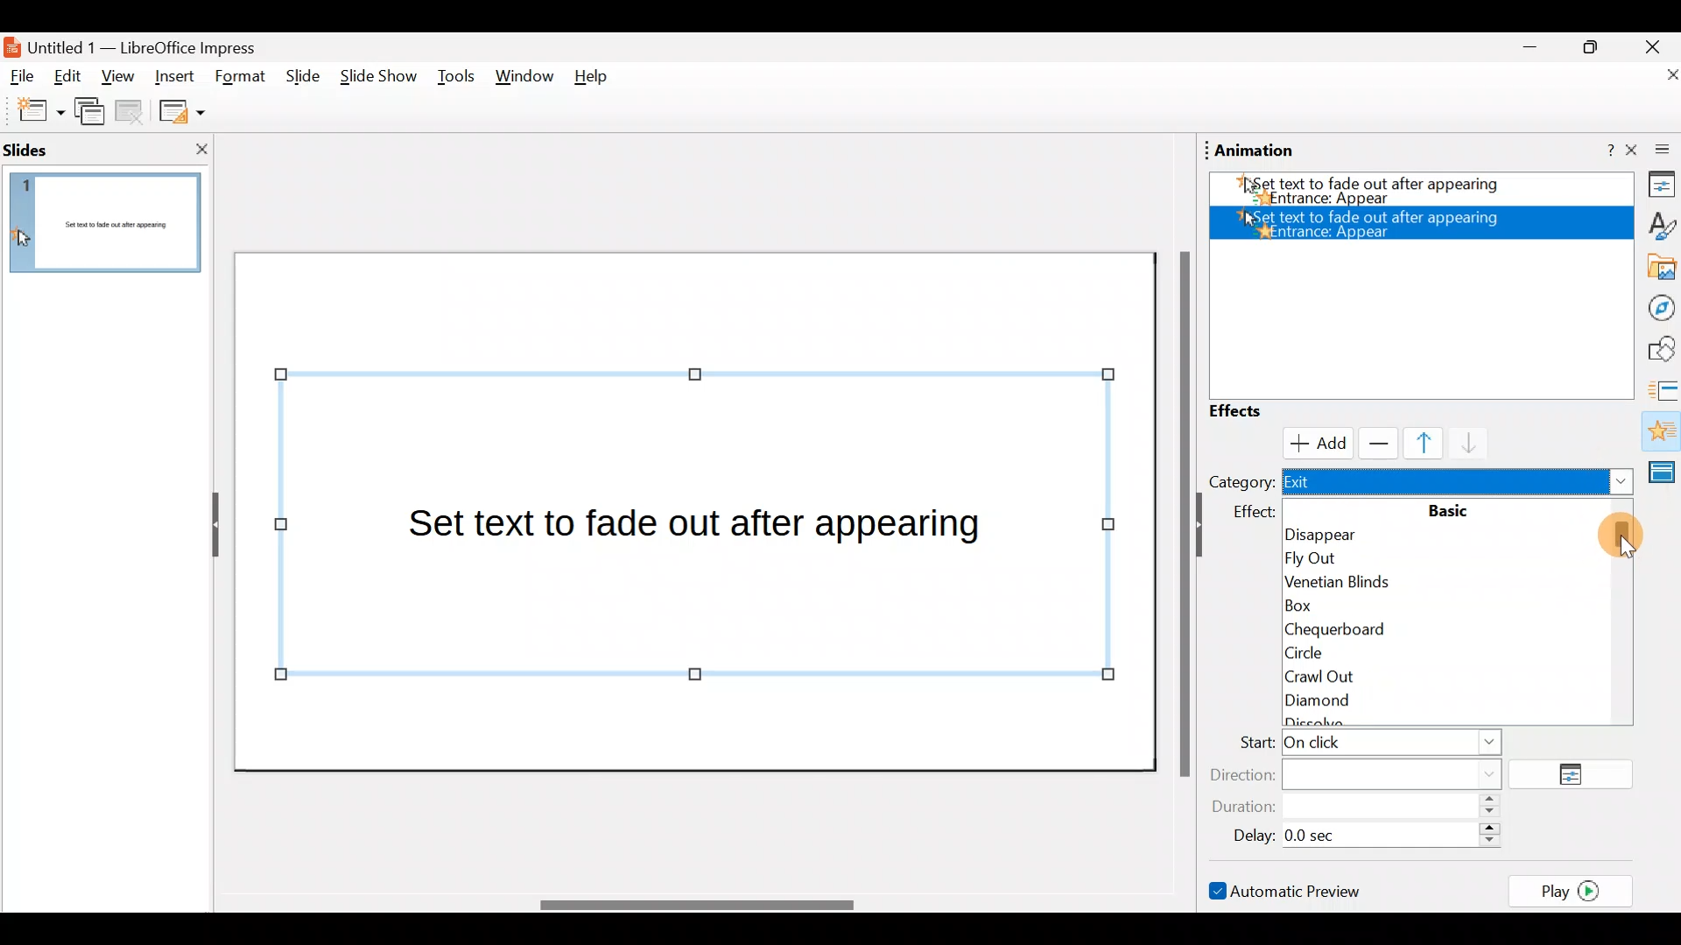  I want to click on Properties, so click(1656, 187).